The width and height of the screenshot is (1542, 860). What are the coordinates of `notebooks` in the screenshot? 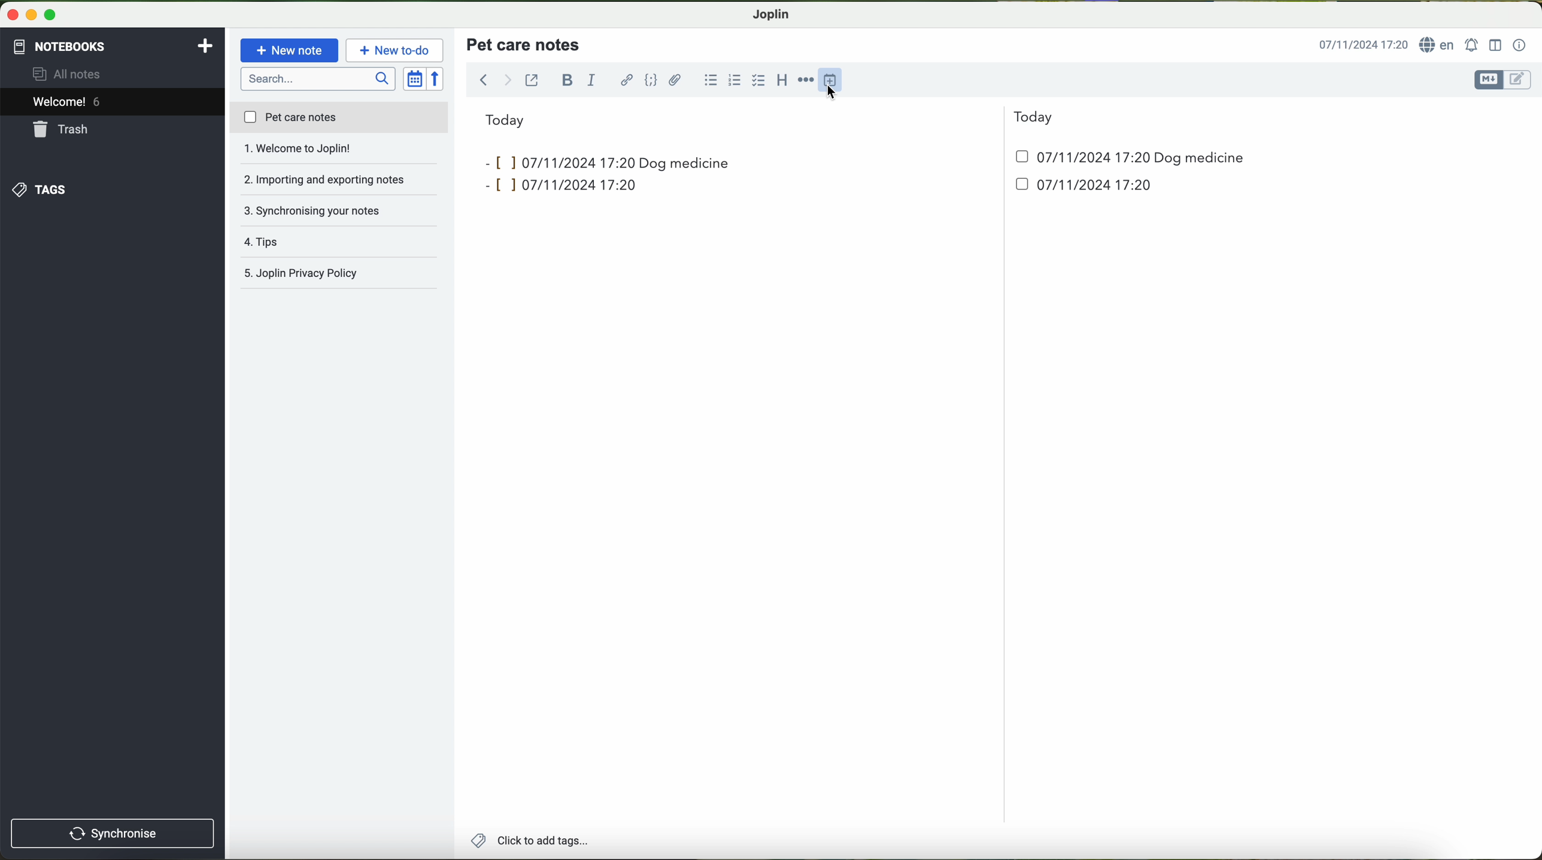 It's located at (58, 44).